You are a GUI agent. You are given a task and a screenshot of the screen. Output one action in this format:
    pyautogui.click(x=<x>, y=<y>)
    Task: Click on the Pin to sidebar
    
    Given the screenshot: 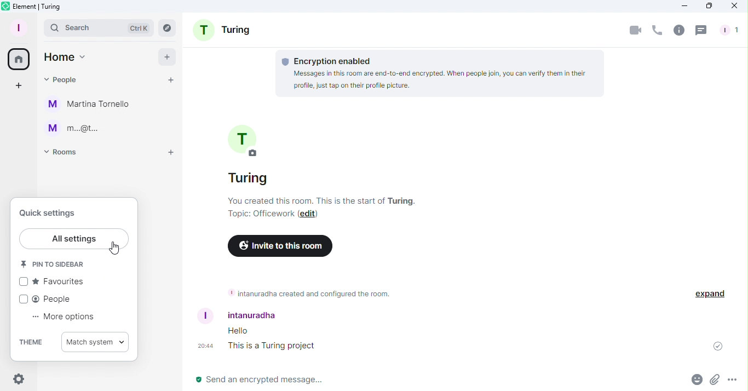 What is the action you would take?
    pyautogui.click(x=64, y=264)
    